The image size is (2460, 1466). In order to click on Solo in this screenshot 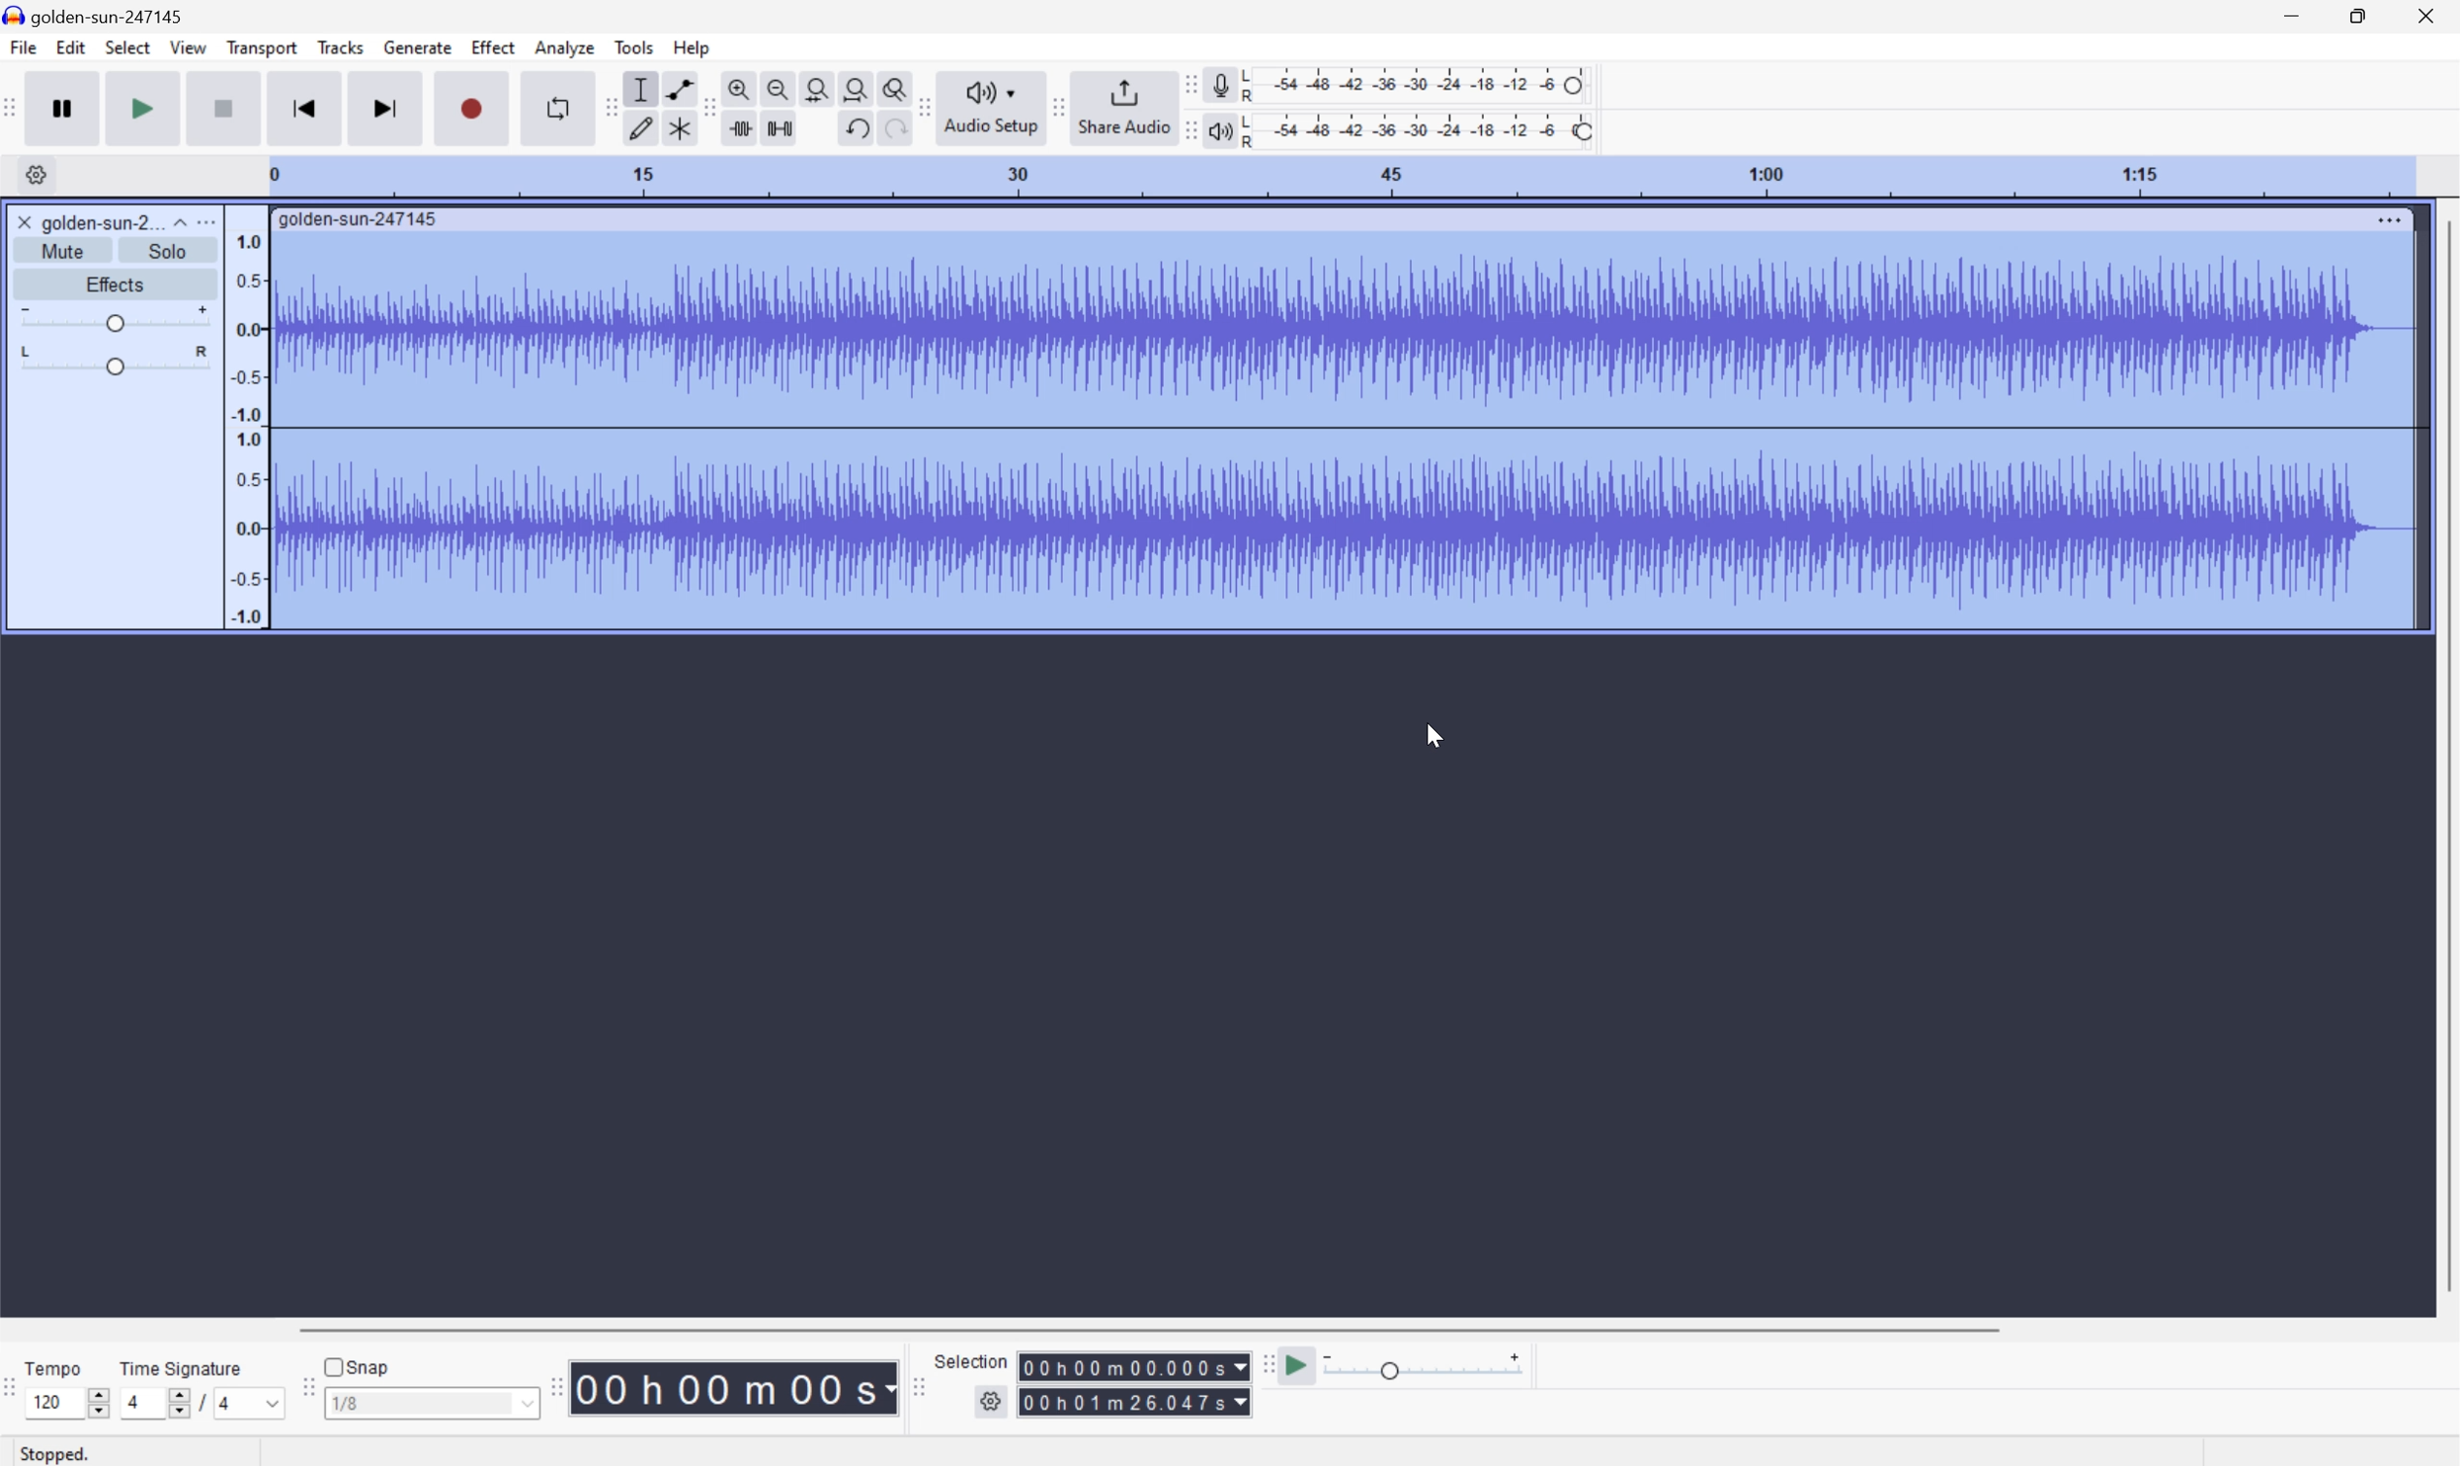, I will do `click(168, 250)`.